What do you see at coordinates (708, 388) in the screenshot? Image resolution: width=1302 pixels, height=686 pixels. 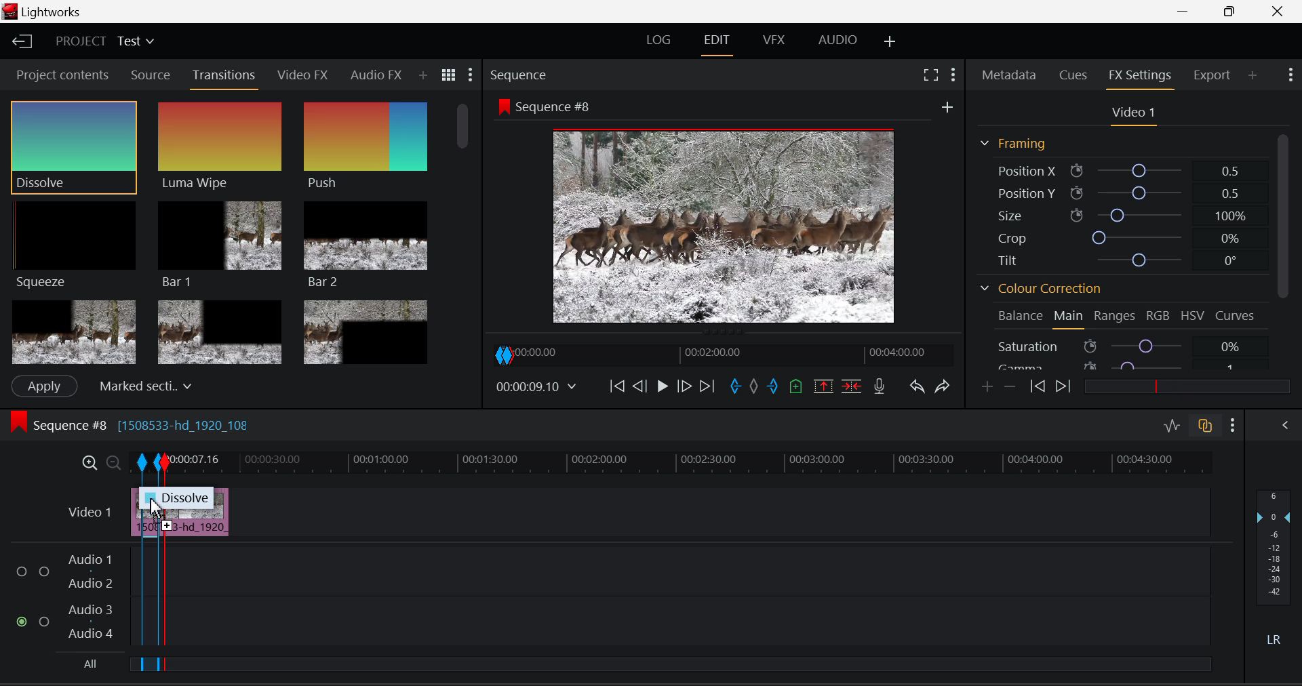 I see `To End` at bounding box center [708, 388].